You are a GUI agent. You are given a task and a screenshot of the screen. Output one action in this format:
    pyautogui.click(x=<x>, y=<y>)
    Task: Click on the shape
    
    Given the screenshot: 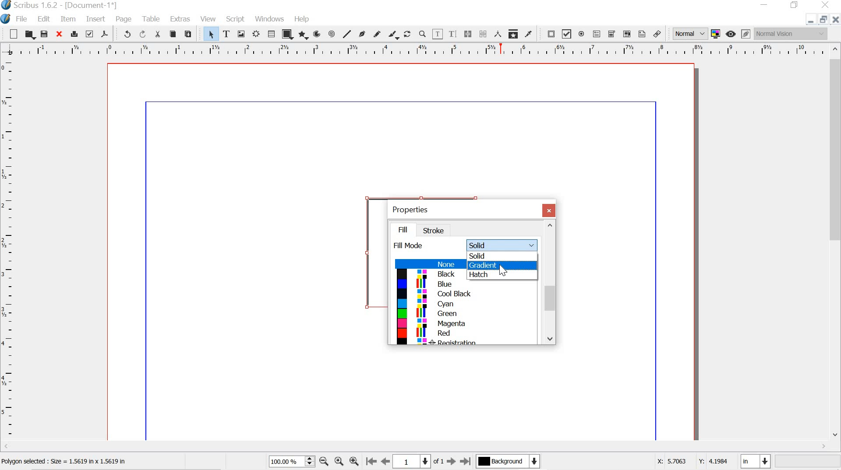 What is the action you would take?
    pyautogui.click(x=287, y=34)
    